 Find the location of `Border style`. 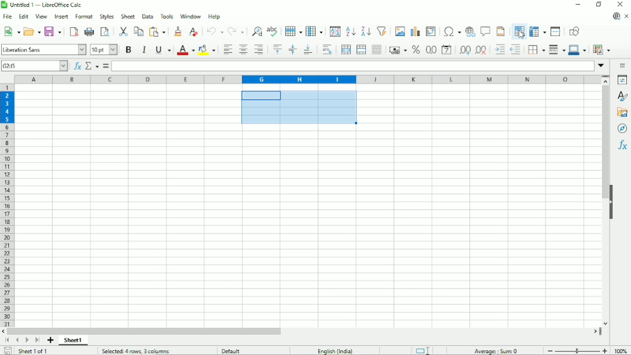

Border style is located at coordinates (557, 50).